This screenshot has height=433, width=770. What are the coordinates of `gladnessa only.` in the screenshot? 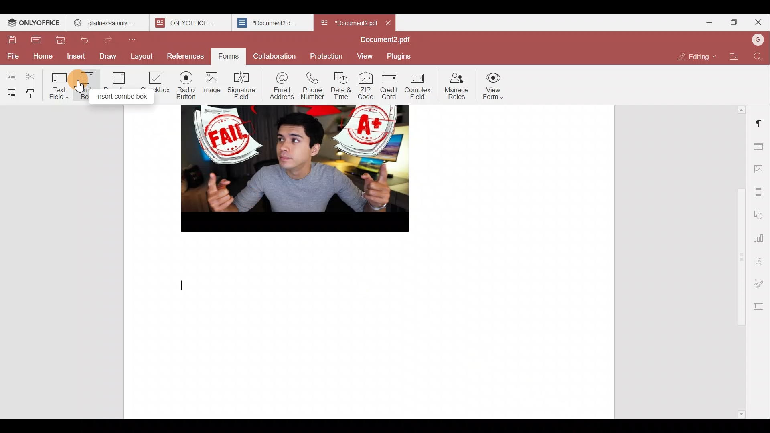 It's located at (103, 22).